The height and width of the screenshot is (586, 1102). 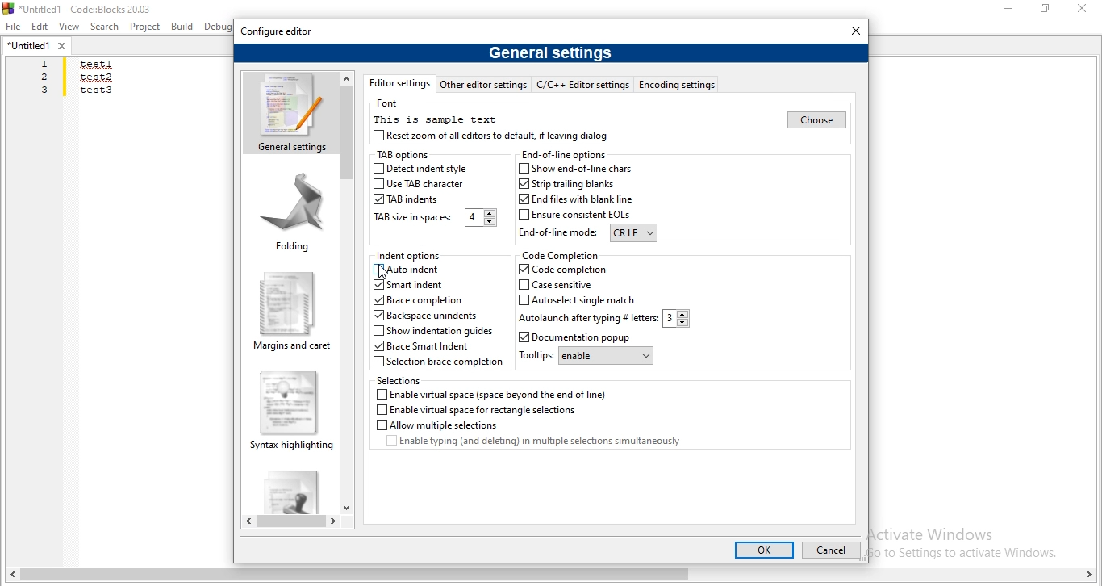 What do you see at coordinates (436, 425) in the screenshot?
I see `Allow multiple selections` at bounding box center [436, 425].